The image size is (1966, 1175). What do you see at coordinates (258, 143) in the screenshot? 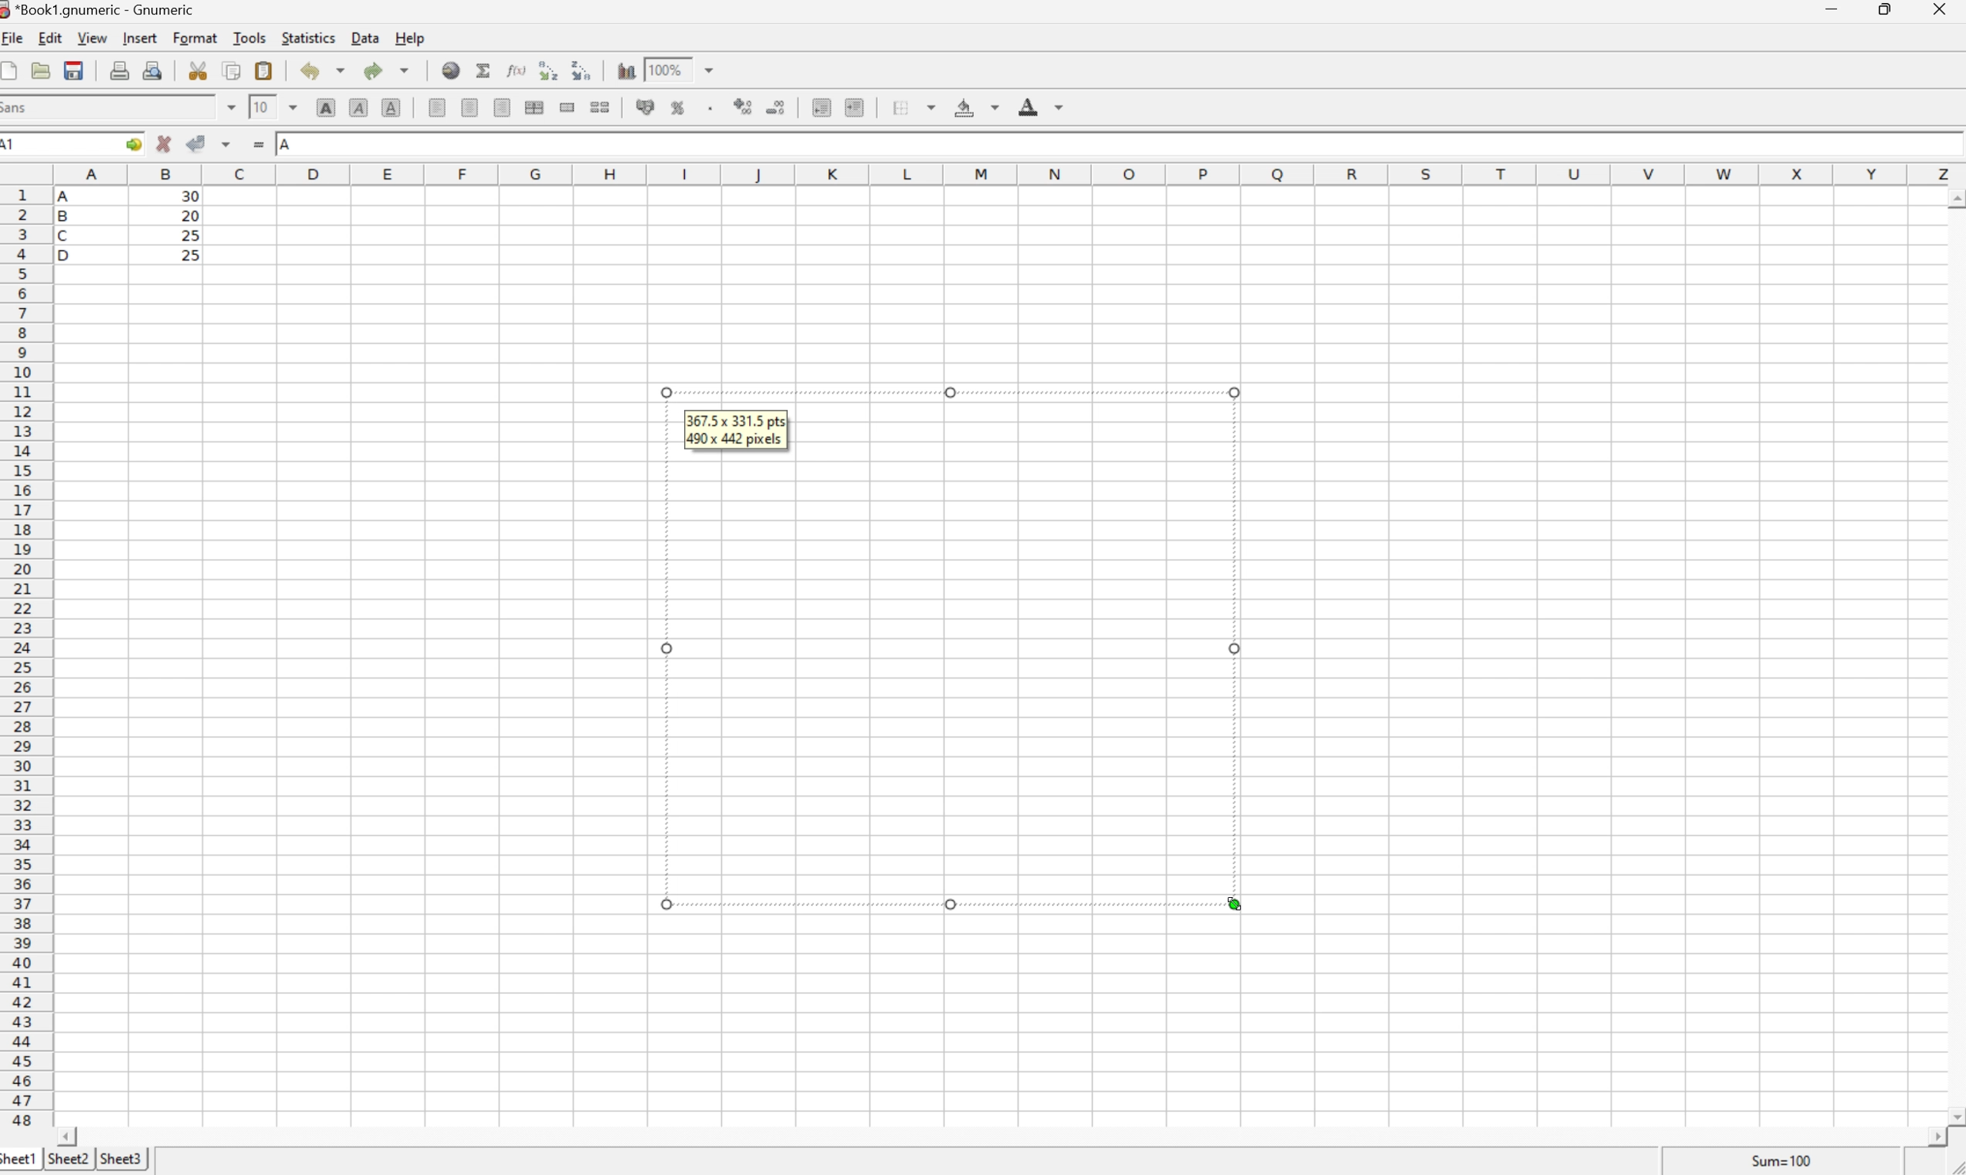
I see `Enter formula` at bounding box center [258, 143].